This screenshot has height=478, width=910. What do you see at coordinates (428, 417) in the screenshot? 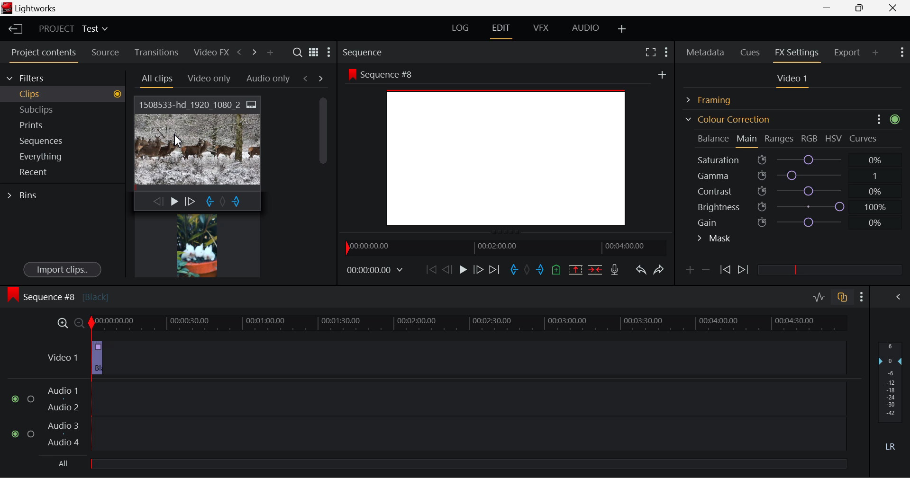
I see `Audio Input Fields` at bounding box center [428, 417].